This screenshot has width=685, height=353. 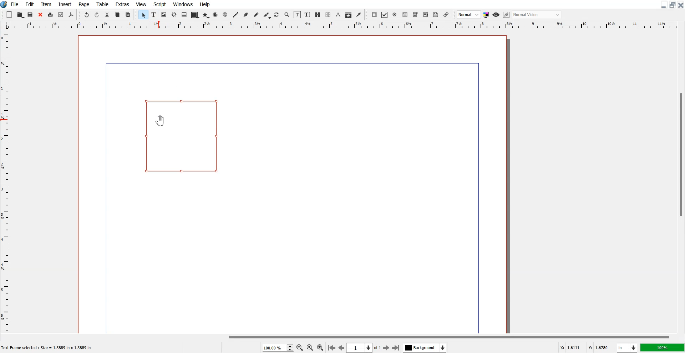 What do you see at coordinates (342, 347) in the screenshot?
I see `Go to previous Page` at bounding box center [342, 347].